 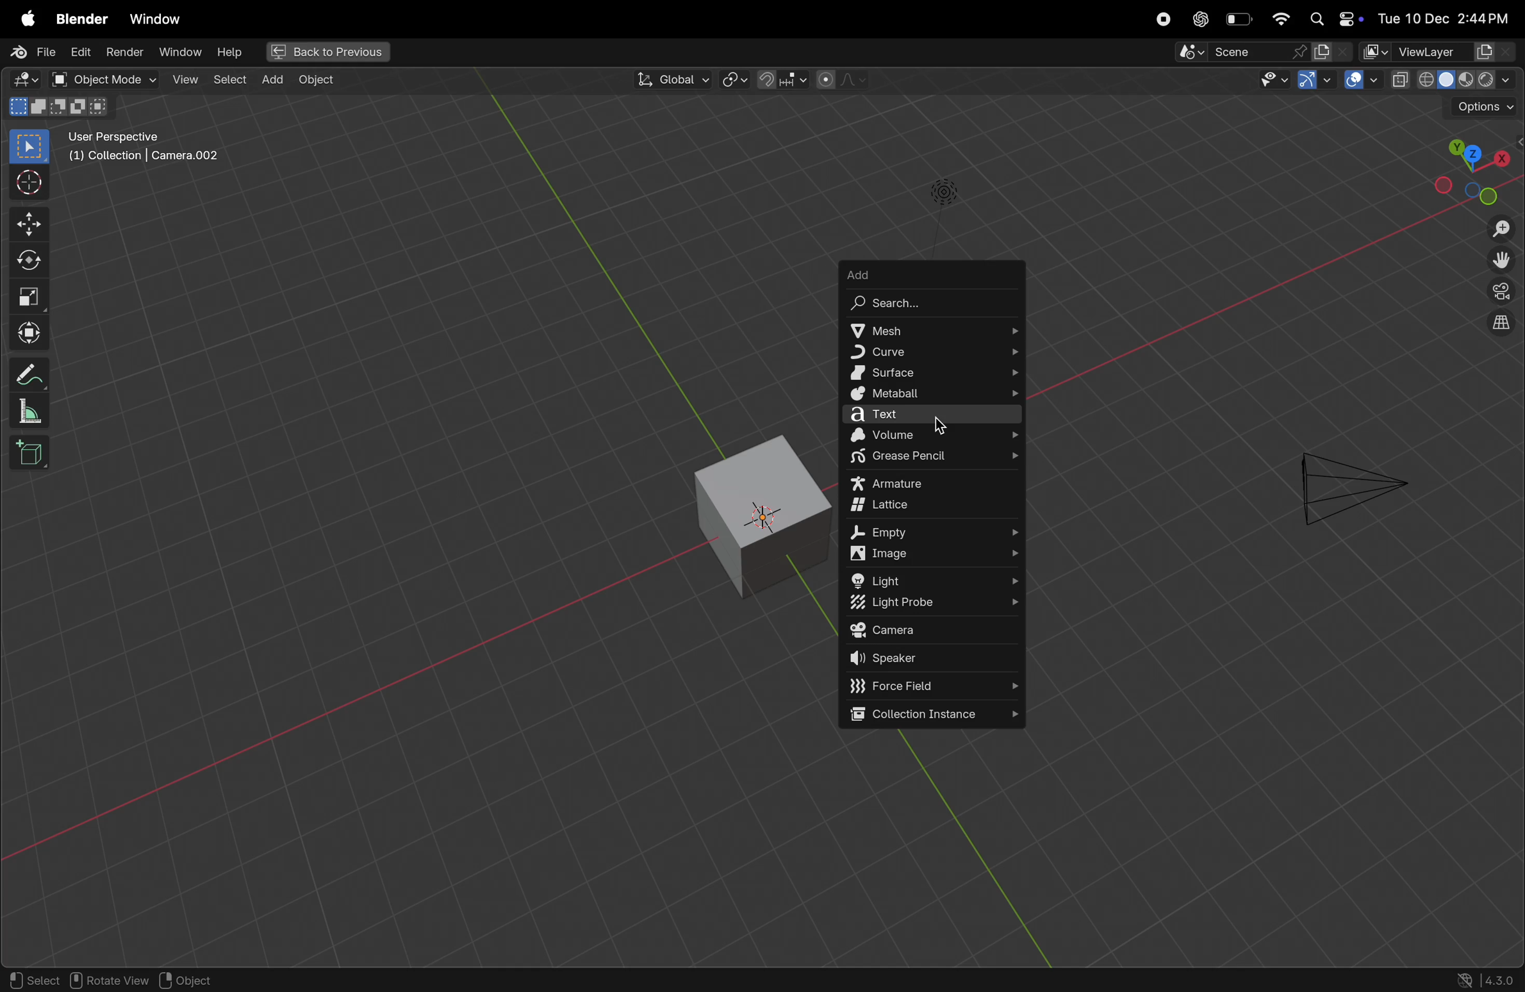 What do you see at coordinates (156, 16) in the screenshot?
I see `Window` at bounding box center [156, 16].